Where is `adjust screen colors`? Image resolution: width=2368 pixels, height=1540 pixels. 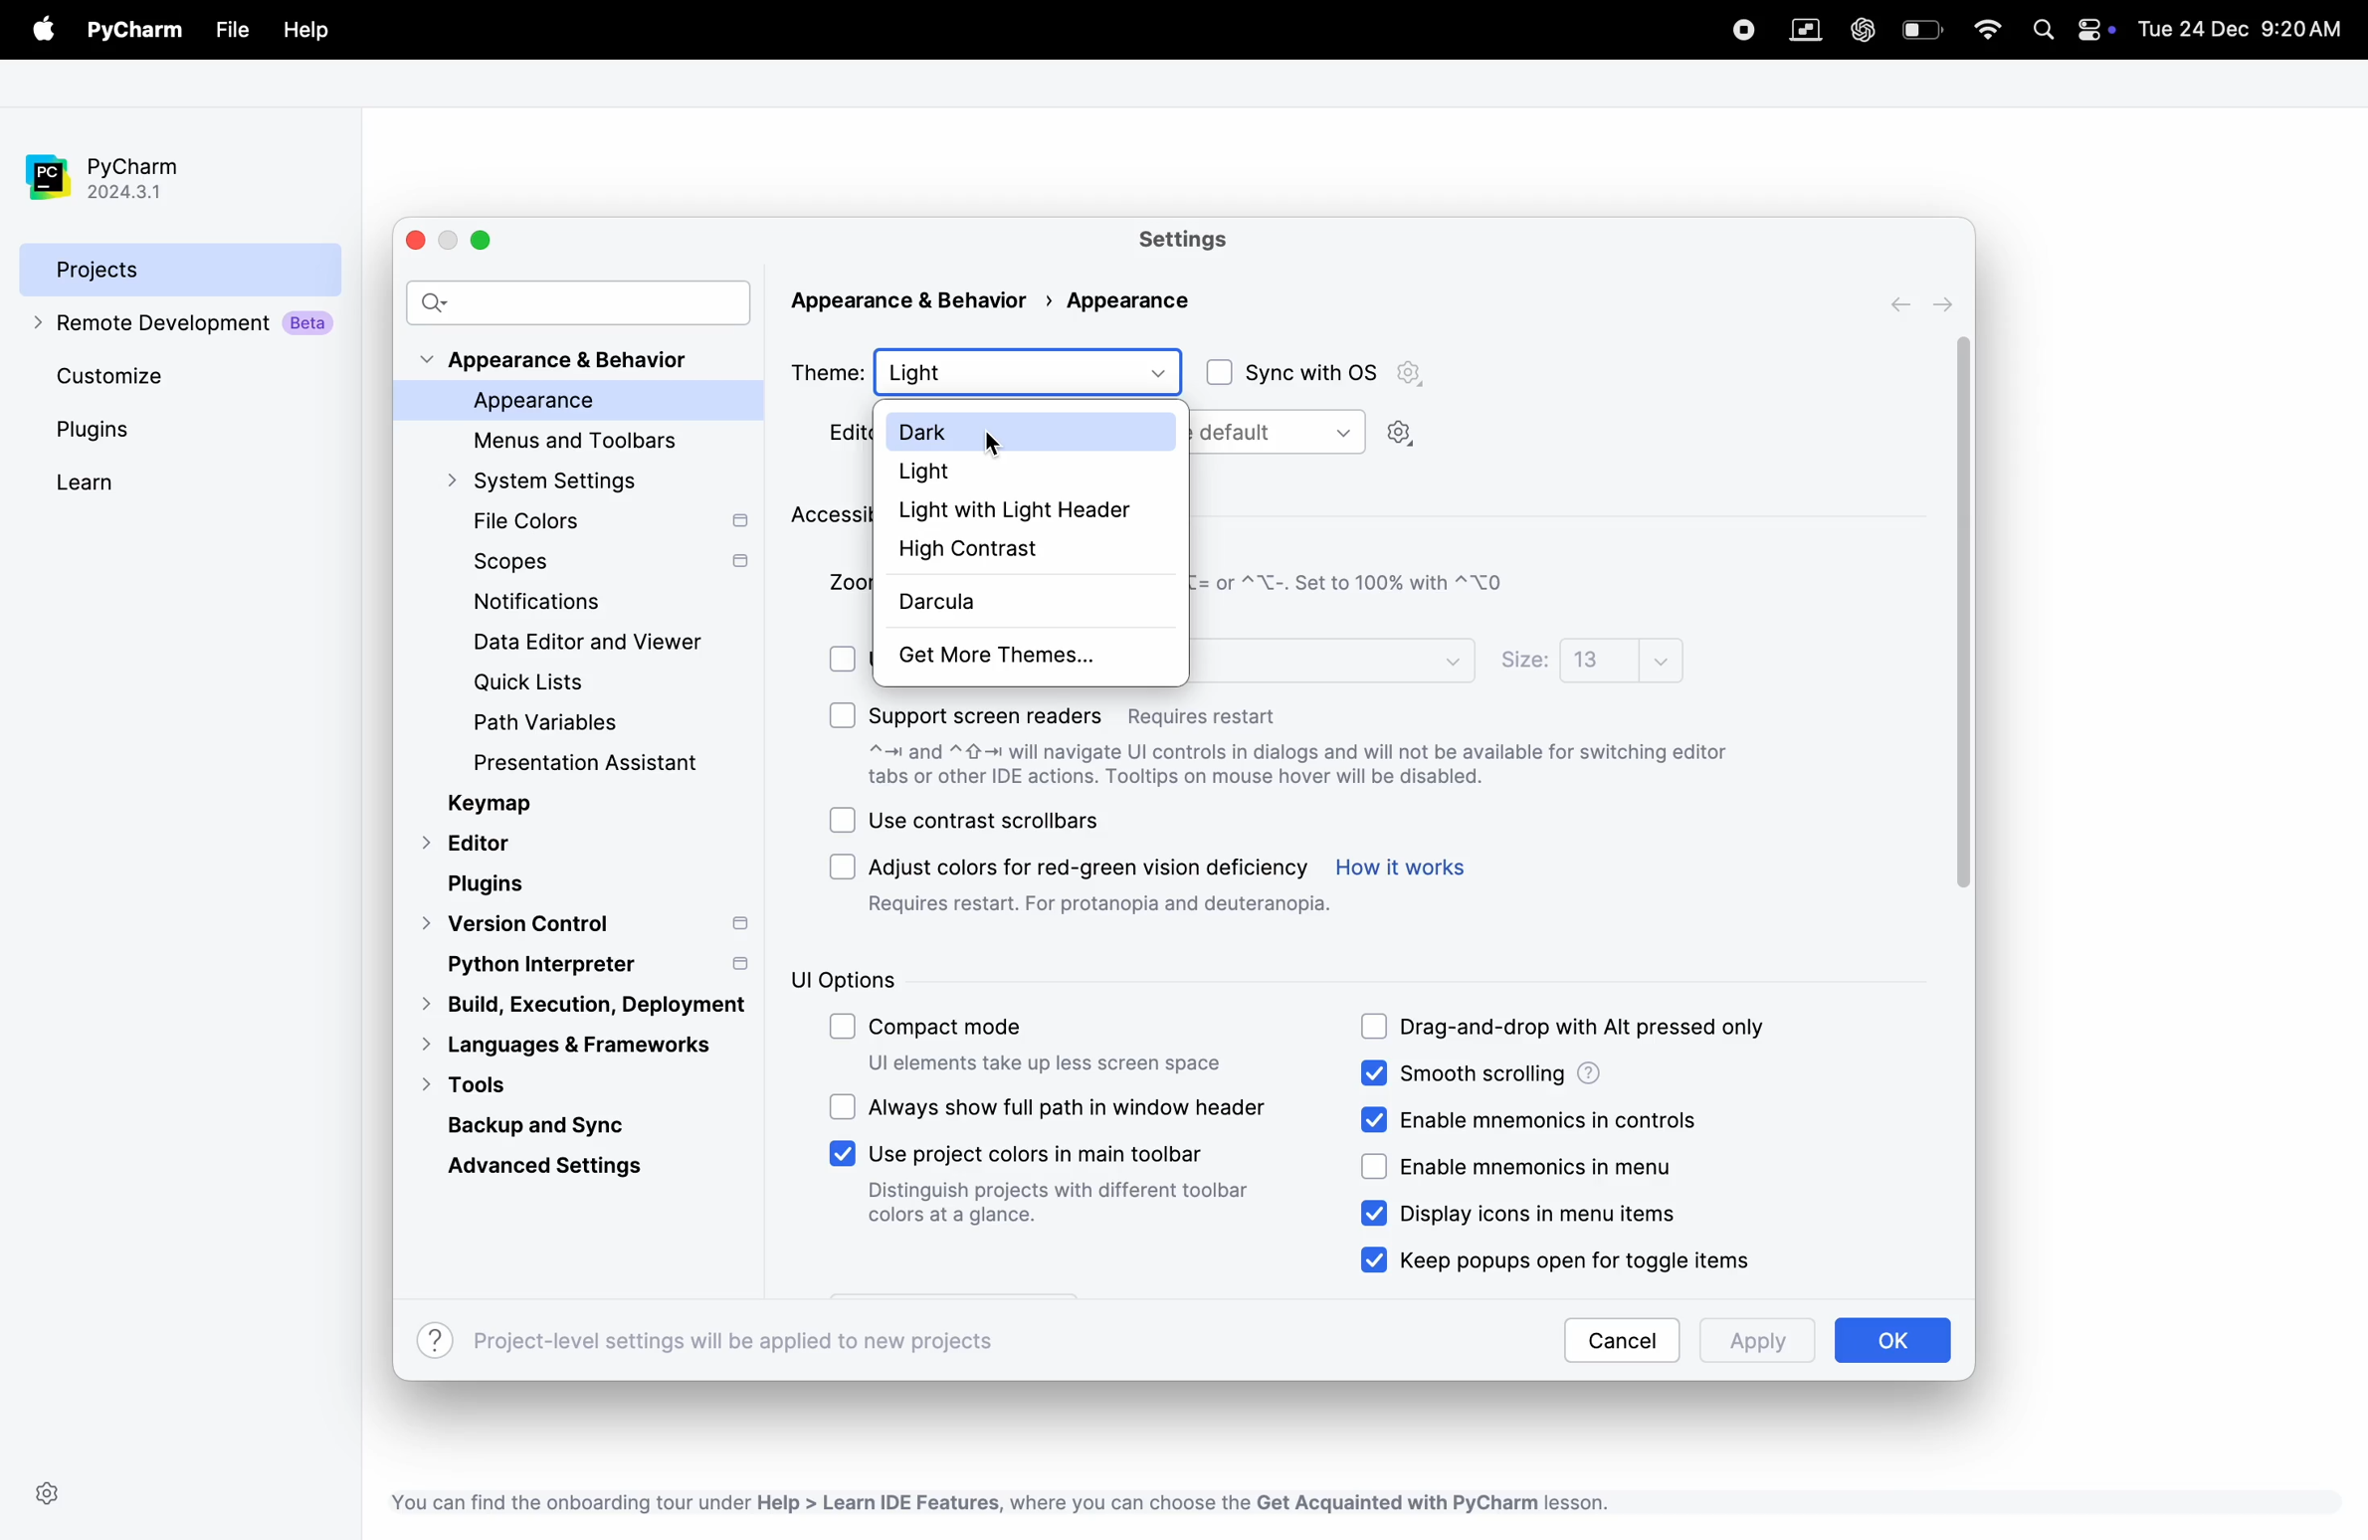 adjust screen colors is located at coordinates (1100, 884).